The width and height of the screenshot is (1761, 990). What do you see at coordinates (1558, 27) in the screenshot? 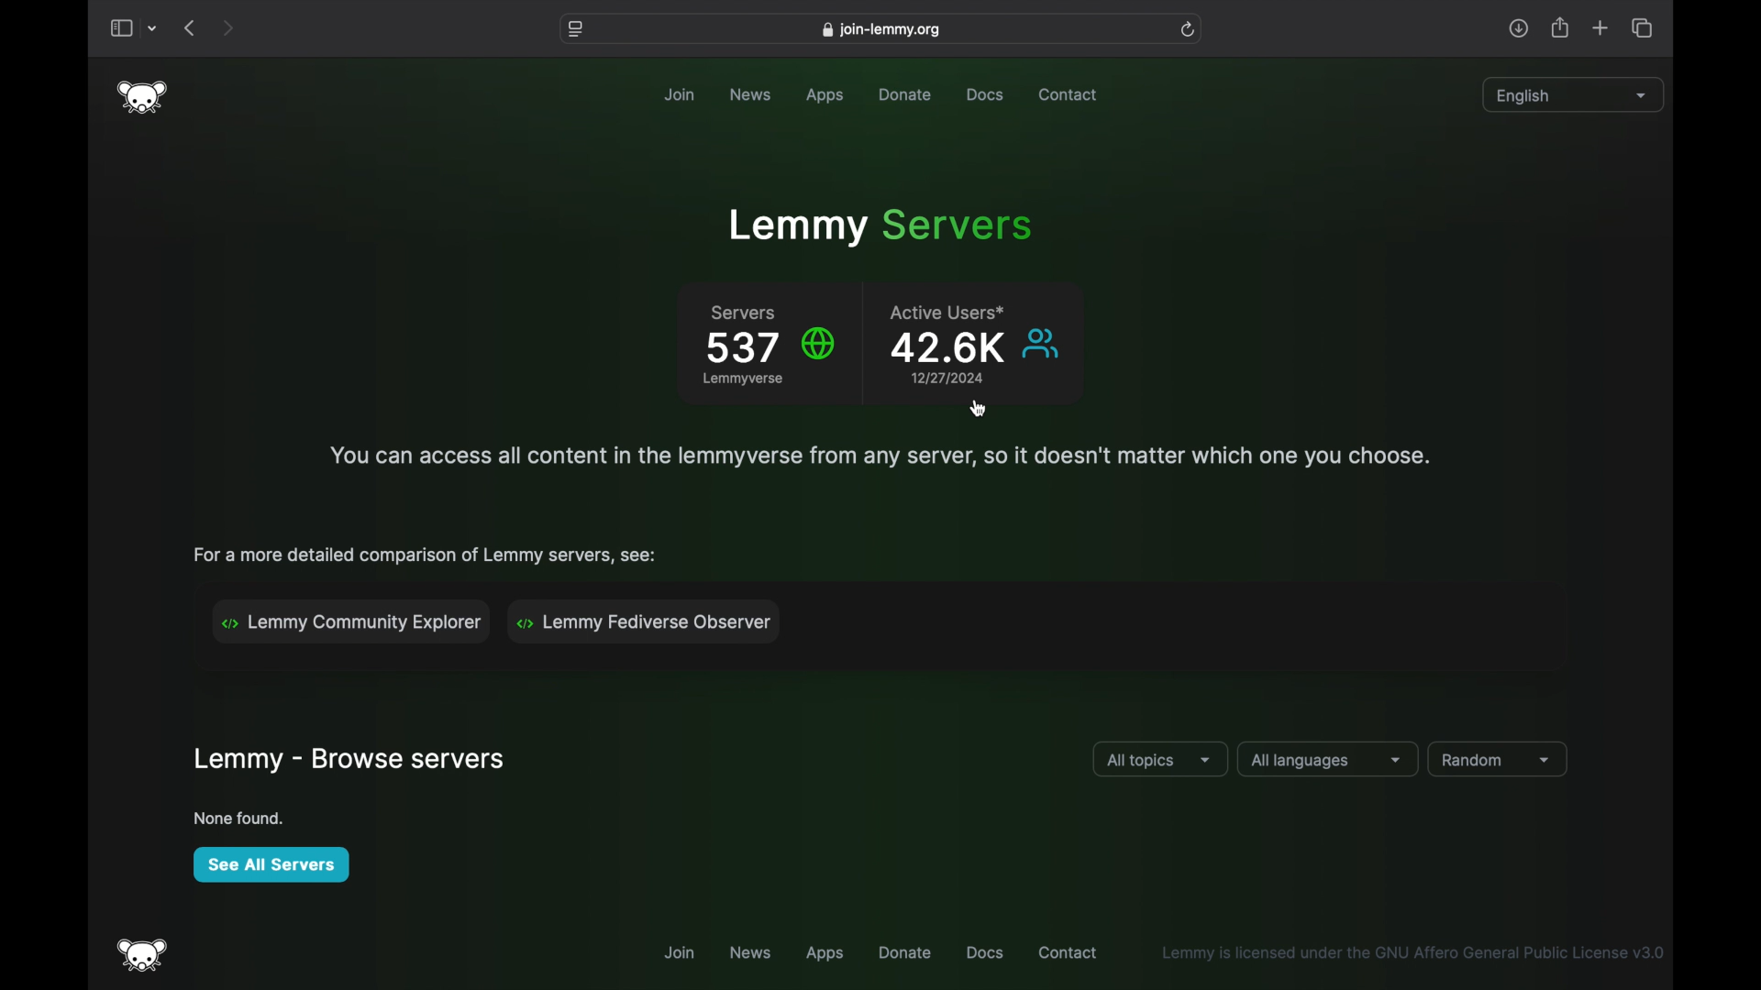
I see `share` at bounding box center [1558, 27].